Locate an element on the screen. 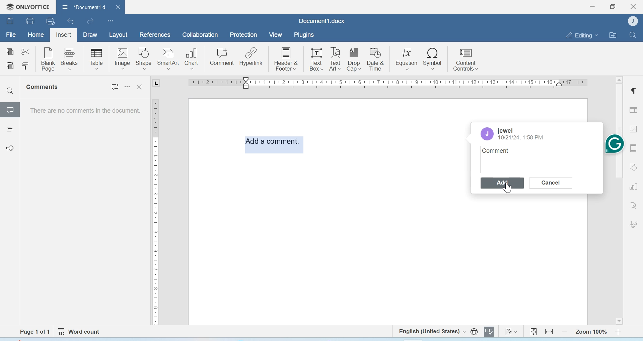  Fit to width is located at coordinates (550, 332).